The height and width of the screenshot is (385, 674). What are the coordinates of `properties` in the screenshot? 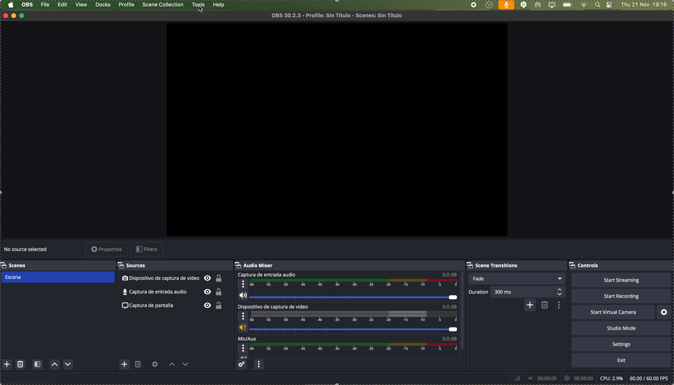 It's located at (107, 250).